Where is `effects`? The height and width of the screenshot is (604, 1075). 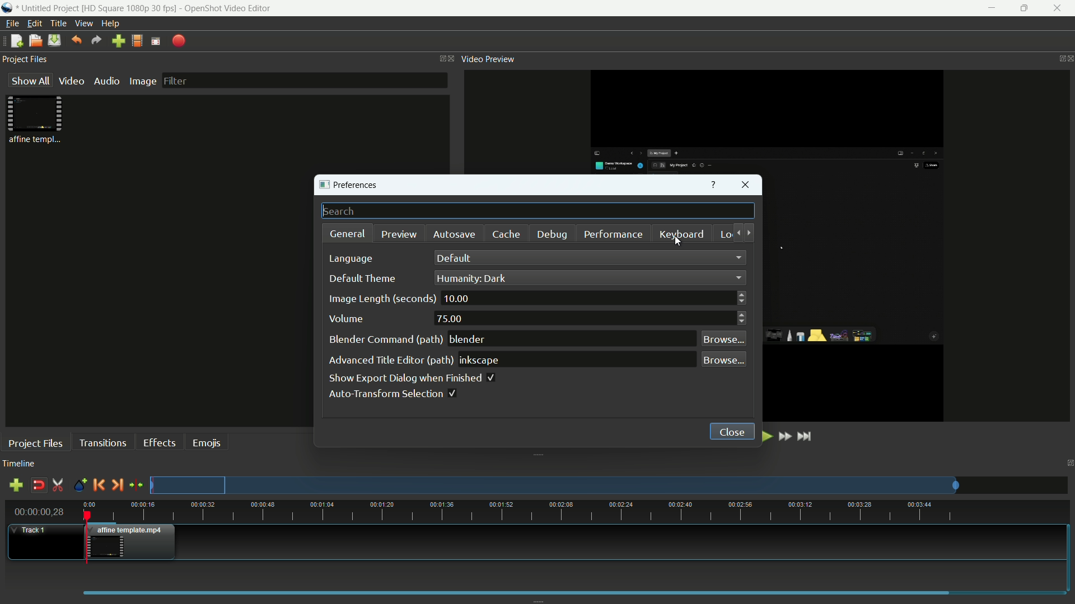 effects is located at coordinates (161, 442).